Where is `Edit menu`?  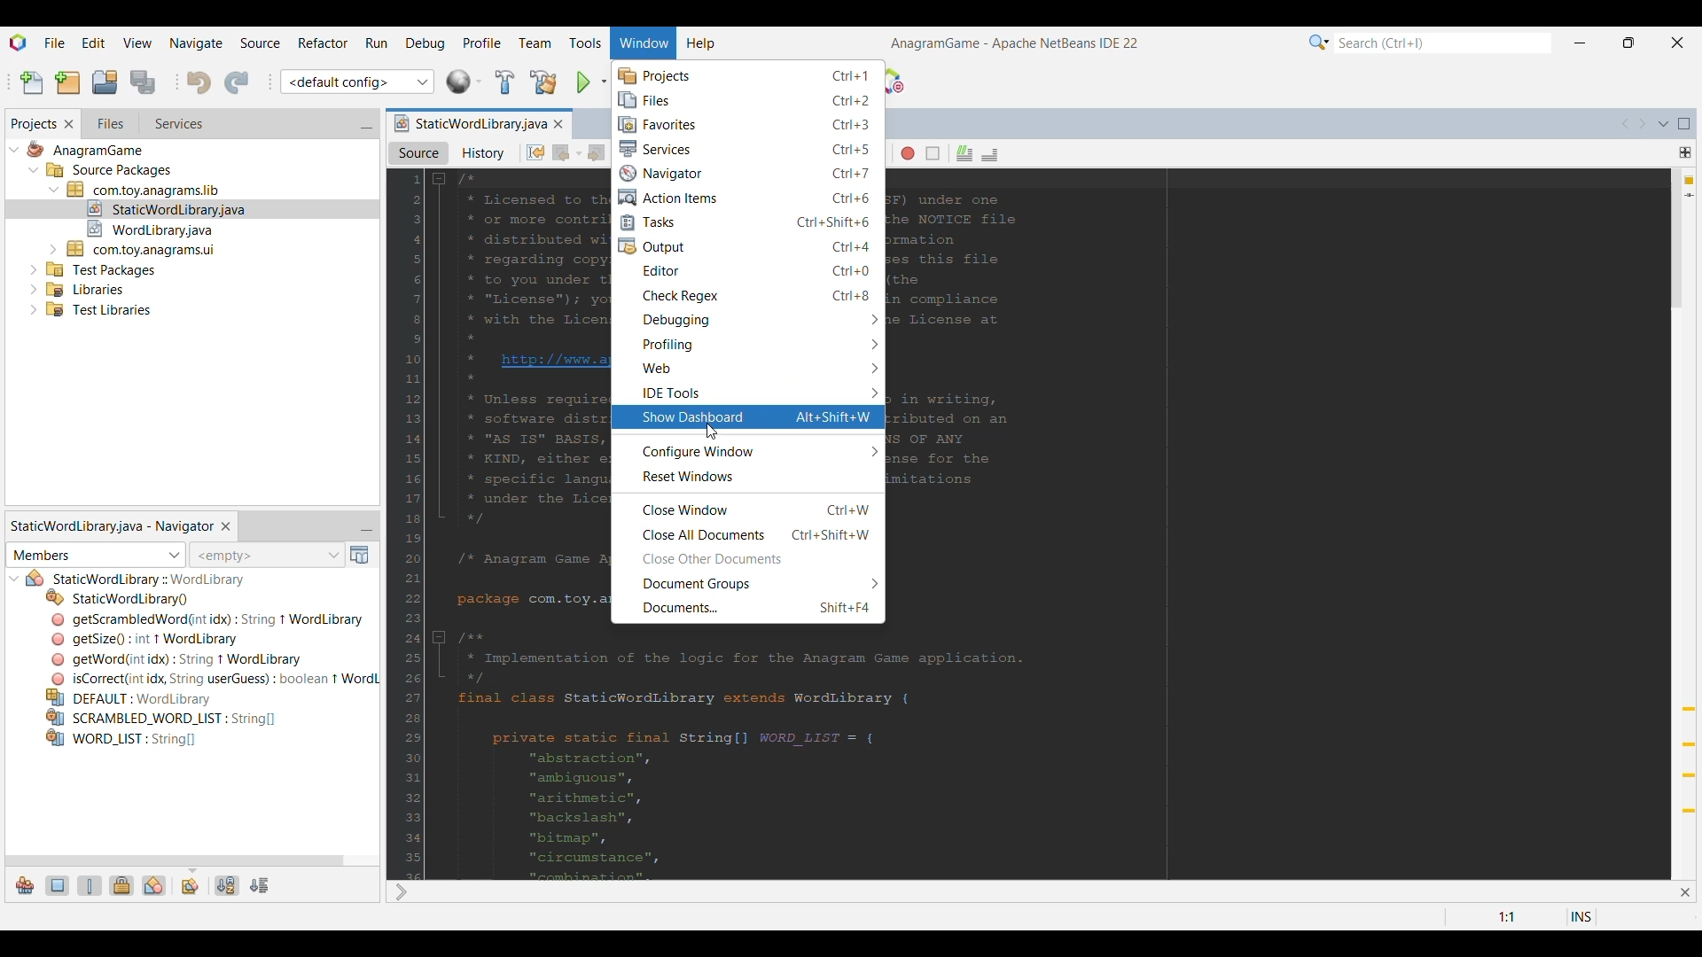 Edit menu is located at coordinates (94, 41).